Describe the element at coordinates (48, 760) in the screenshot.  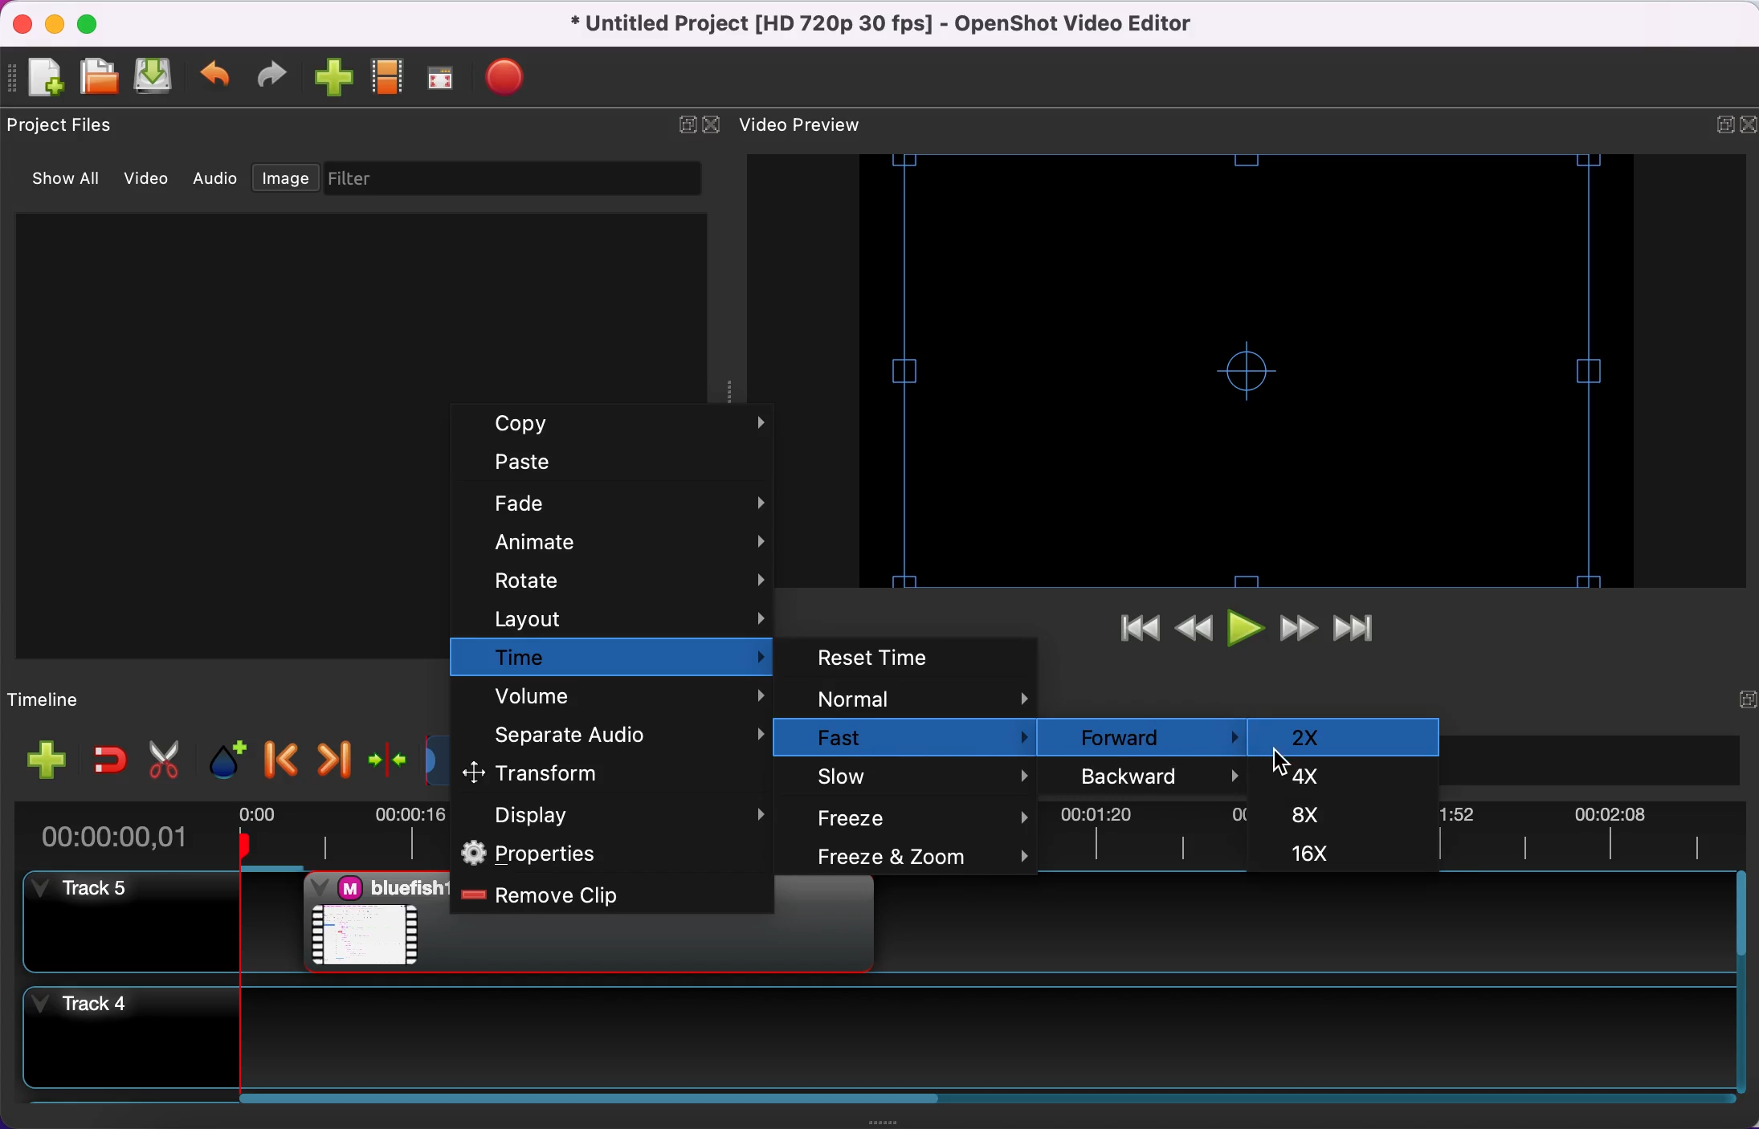
I see `add file` at that location.